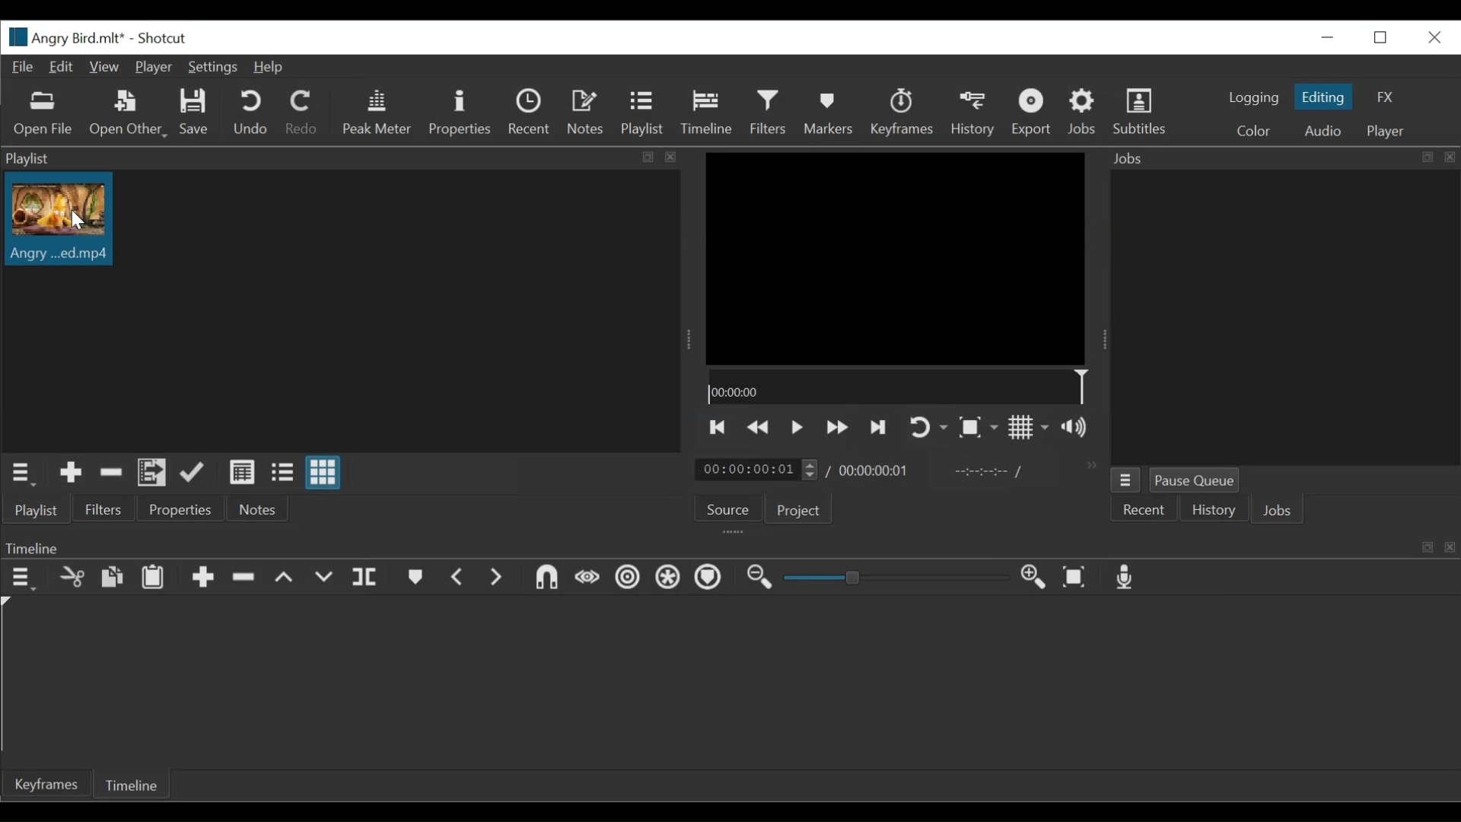 This screenshot has height=822, width=1461. What do you see at coordinates (282, 473) in the screenshot?
I see `View as file` at bounding box center [282, 473].